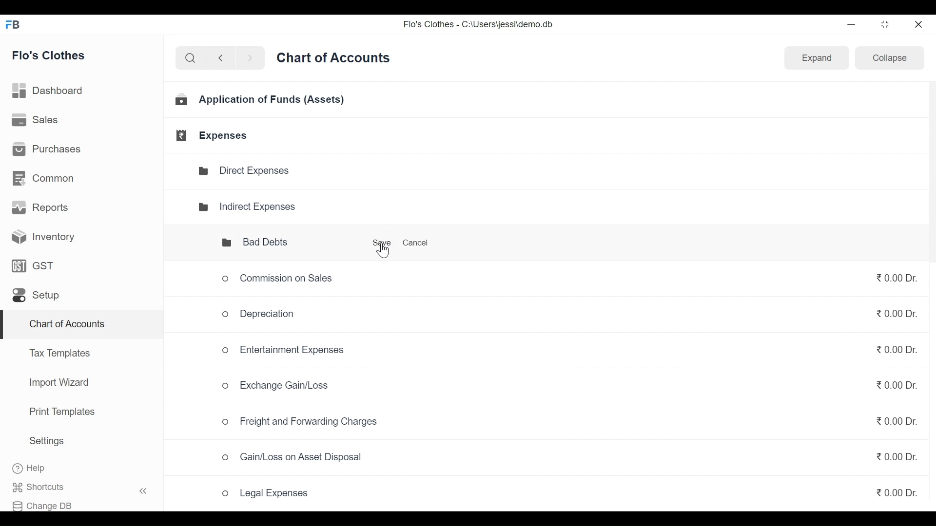  Describe the element at coordinates (266, 494) in the screenshot. I see `Legal Expenses` at that location.